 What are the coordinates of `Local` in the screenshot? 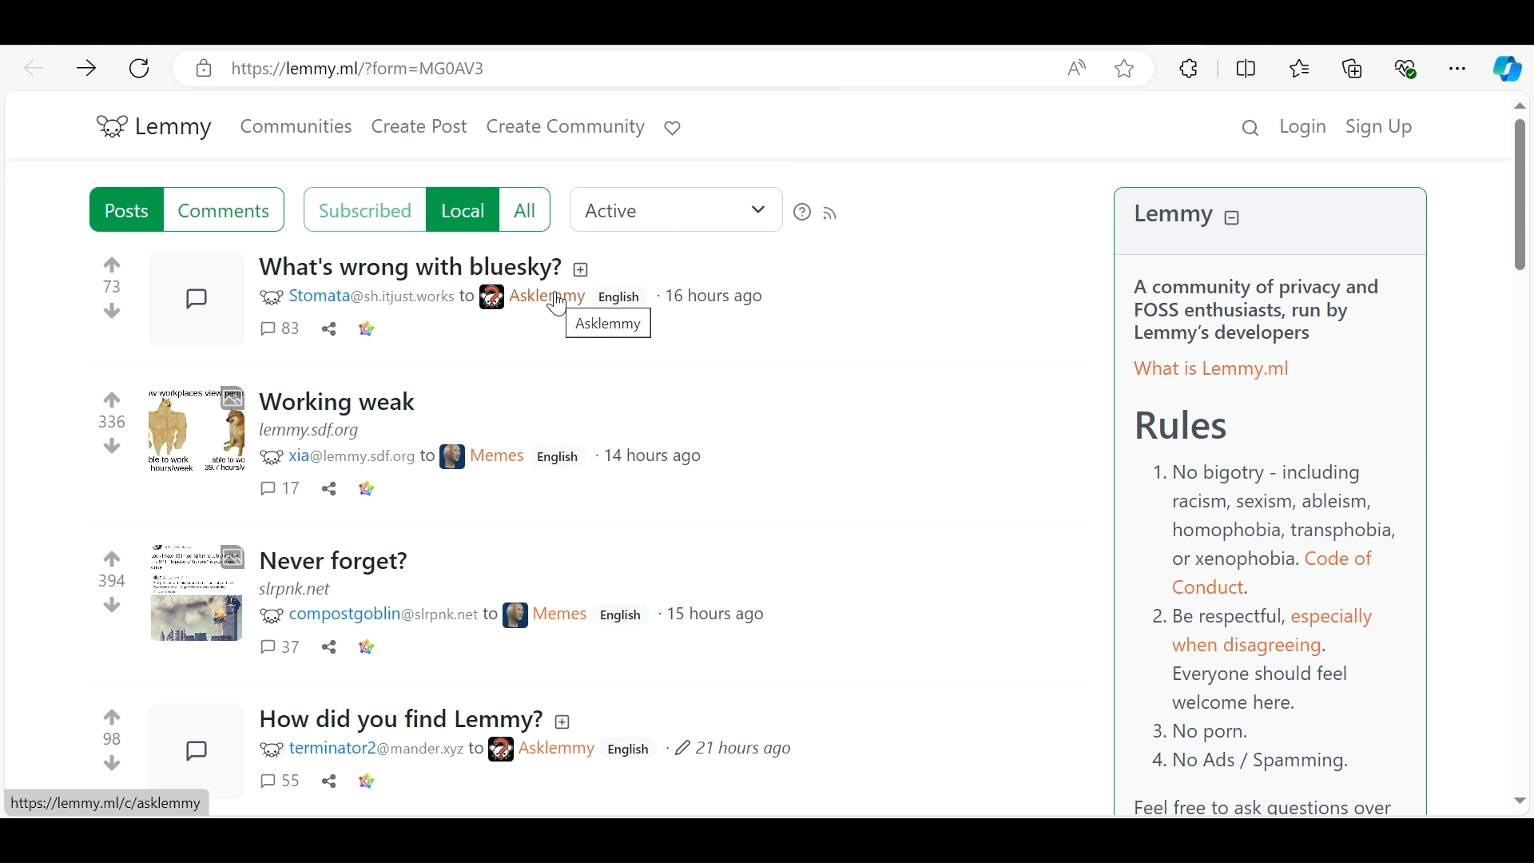 It's located at (461, 209).